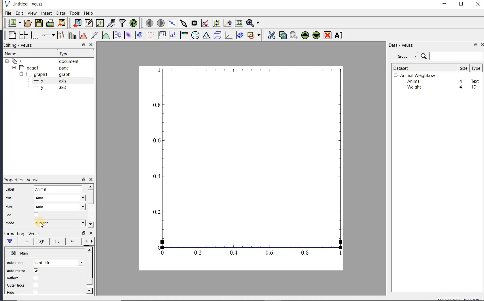 This screenshot has height=301, width=484. What do you see at coordinates (77, 23) in the screenshot?
I see `import data into Veusz` at bounding box center [77, 23].